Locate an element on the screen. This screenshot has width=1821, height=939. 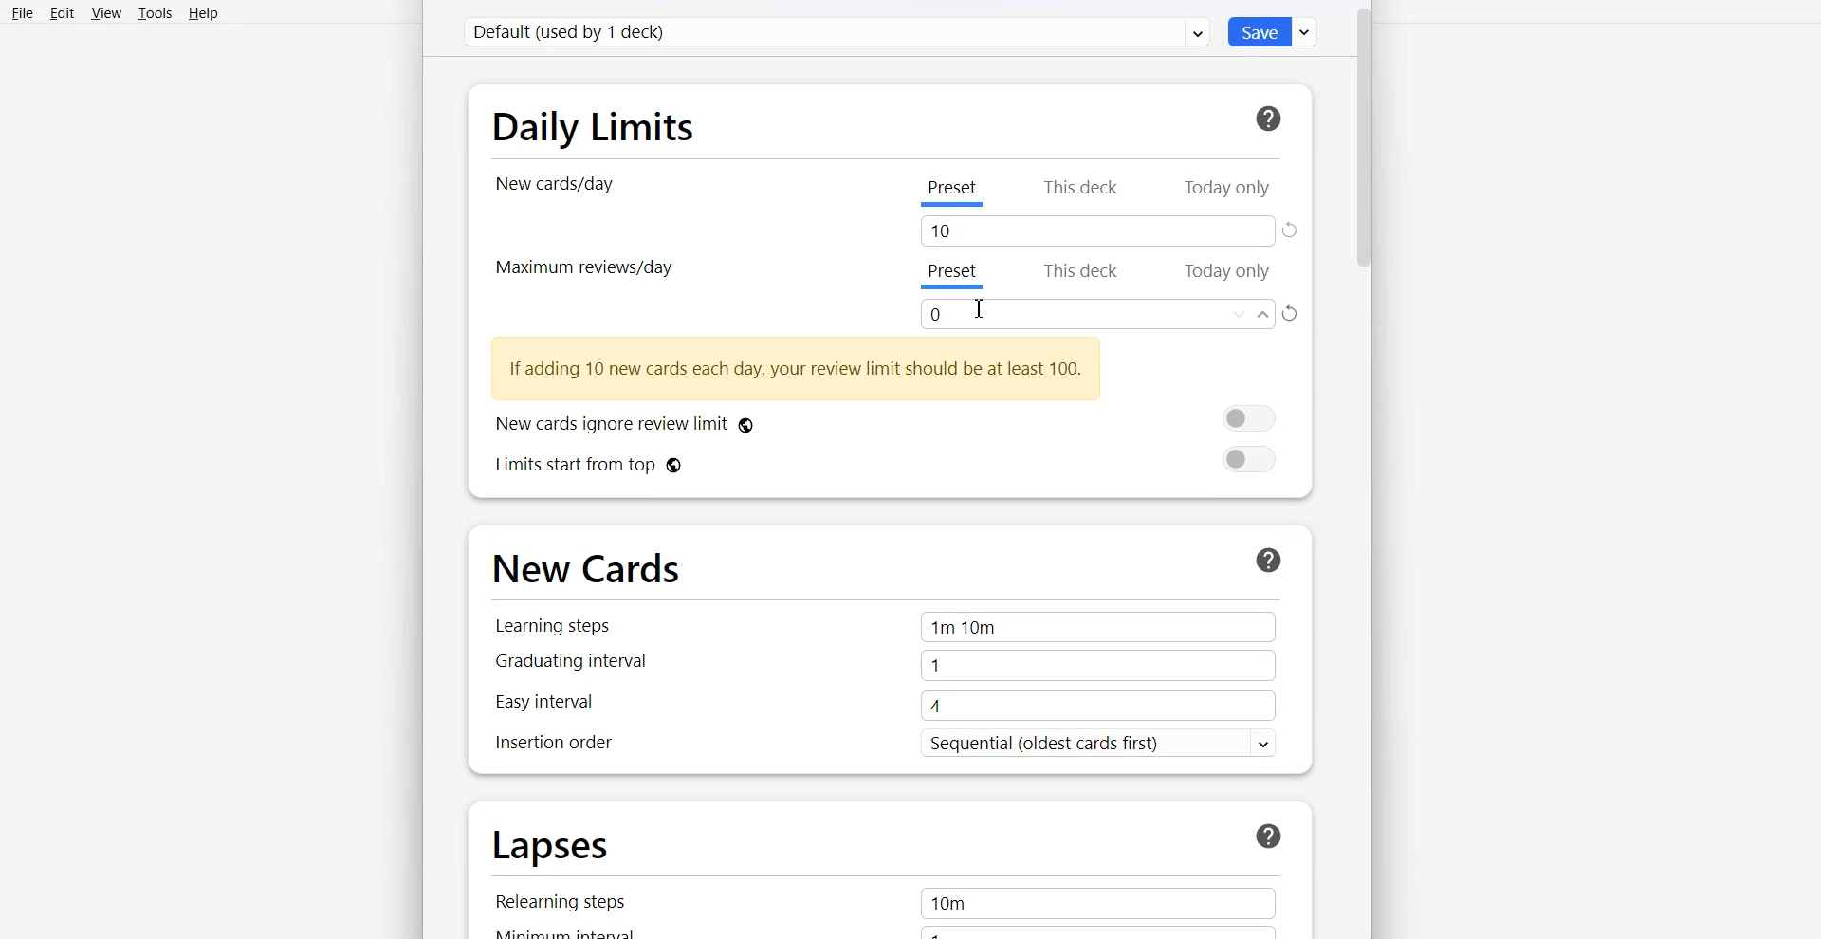
Save is located at coordinates (1275, 31).